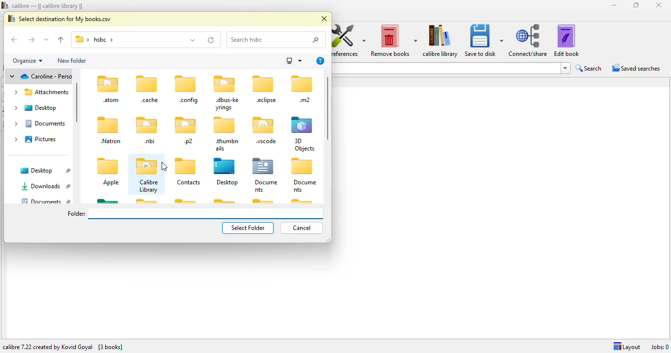 The image size is (671, 353). Describe the element at coordinates (303, 227) in the screenshot. I see `cancel` at that location.